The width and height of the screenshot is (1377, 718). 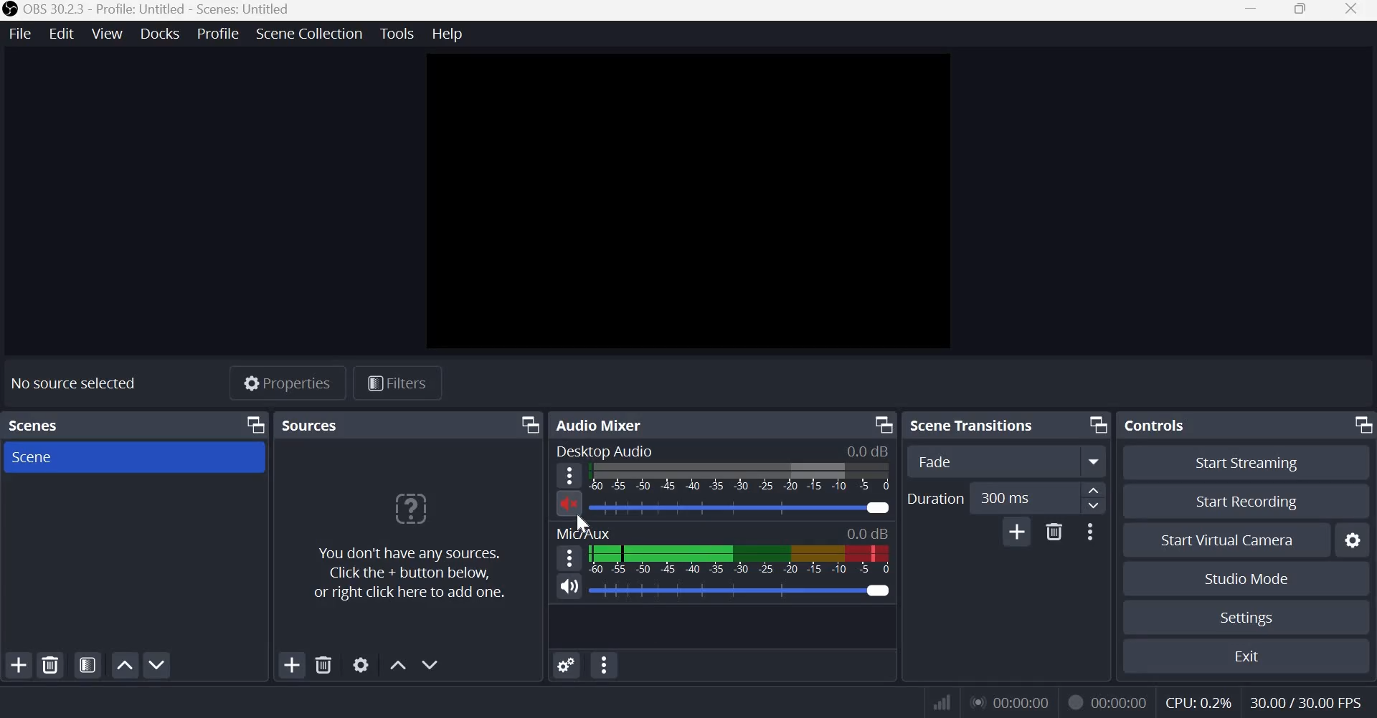 I want to click on Start streaming, so click(x=1248, y=465).